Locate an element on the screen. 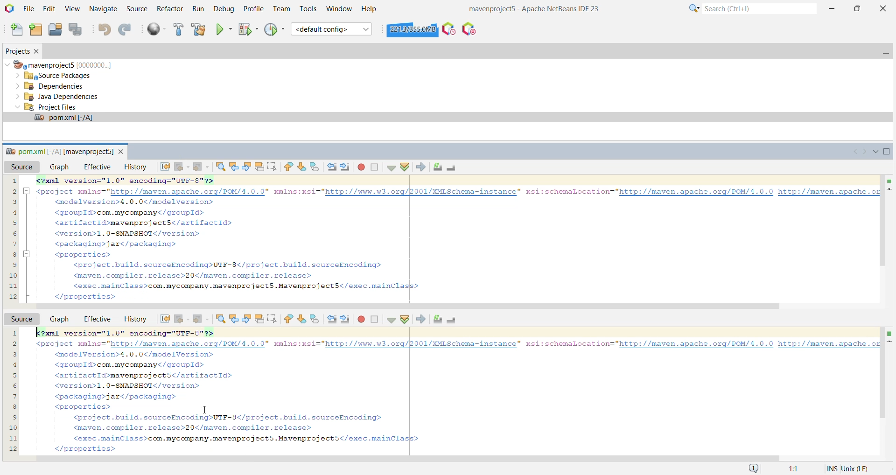  3 is located at coordinates (13, 201).